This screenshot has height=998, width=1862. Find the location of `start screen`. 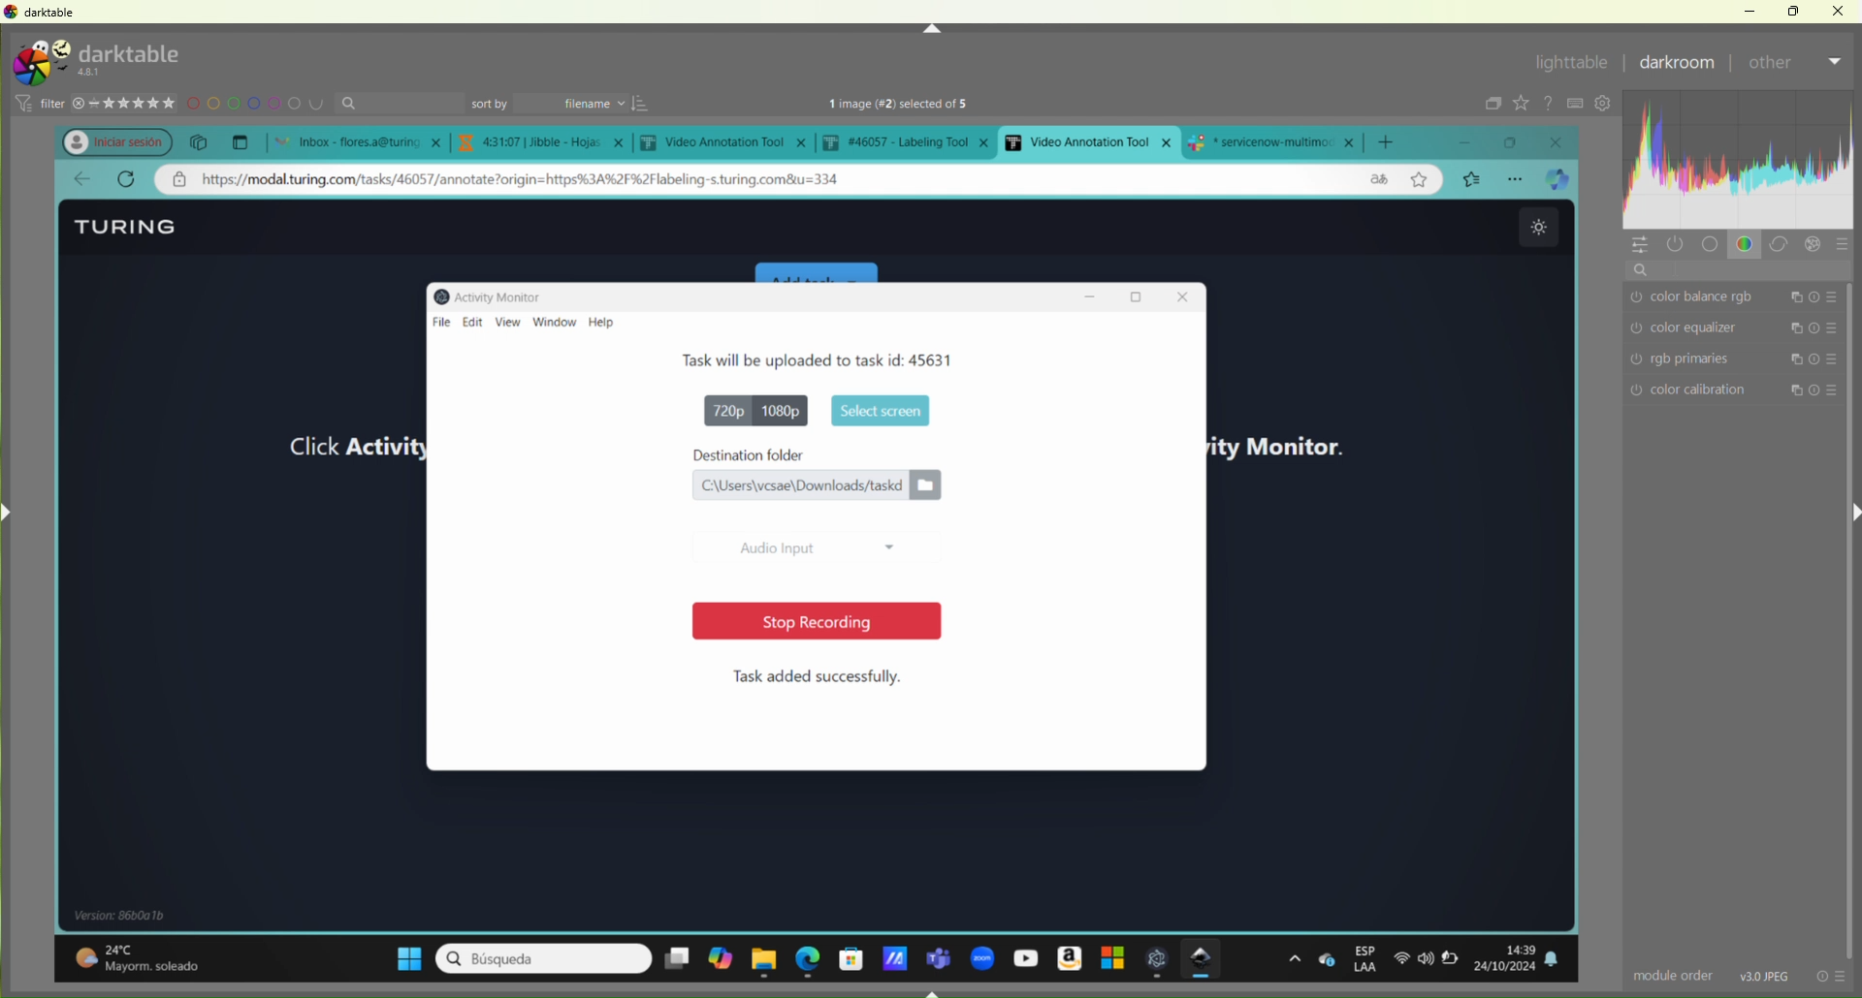

start screen is located at coordinates (877, 409).